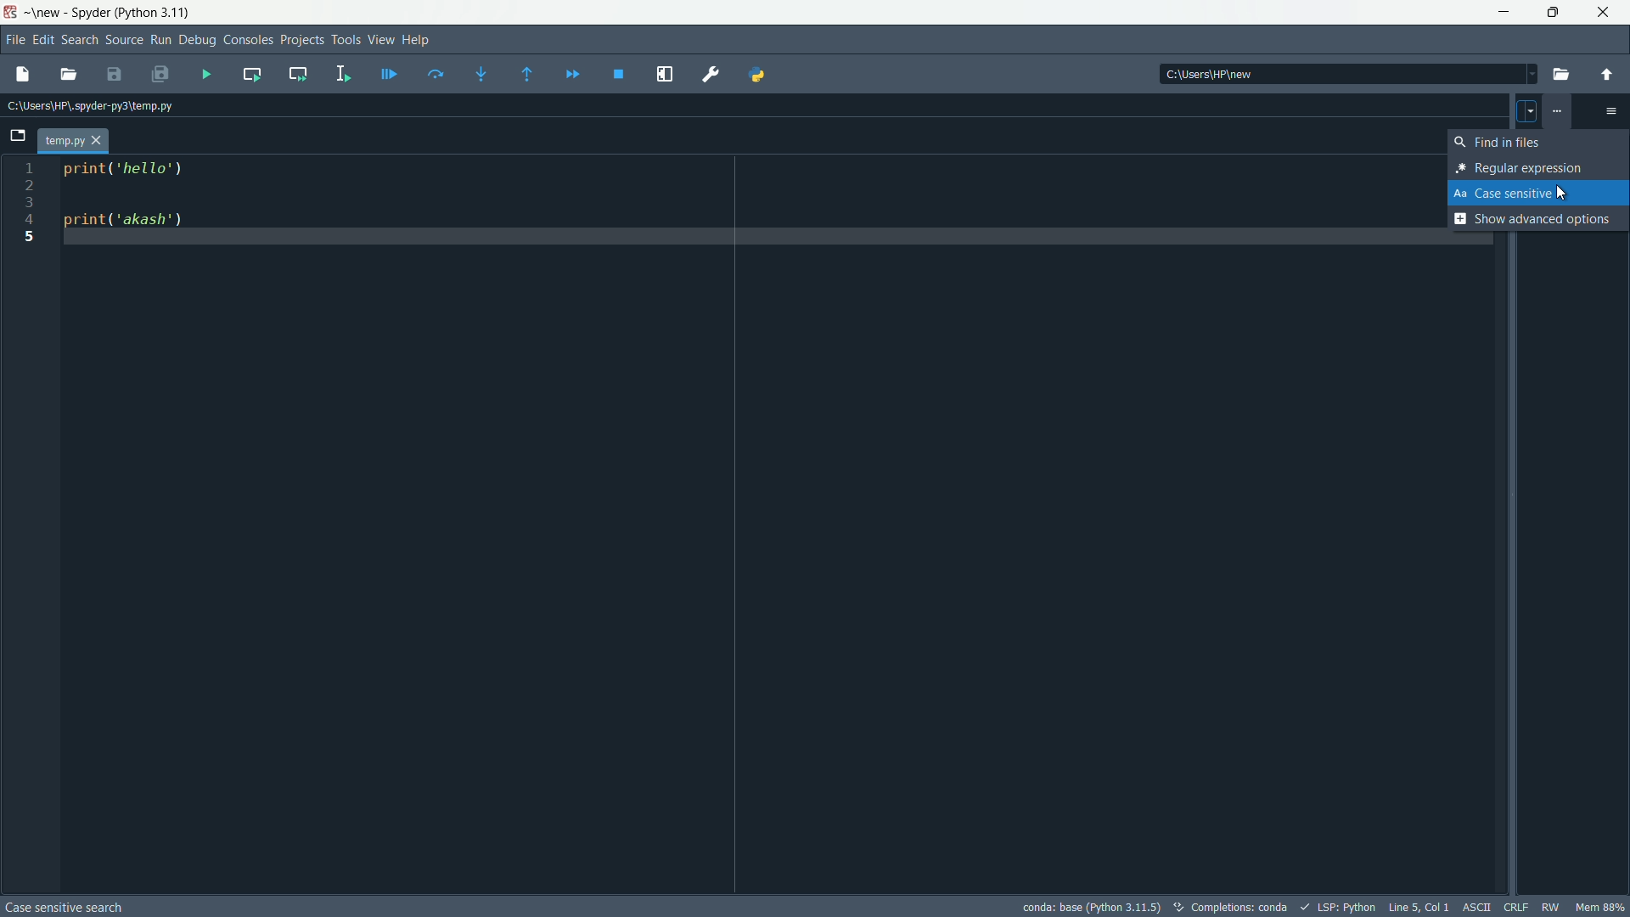 The height and width of the screenshot is (917, 1630). Describe the element at coordinates (524, 76) in the screenshot. I see `Run until current function` at that location.